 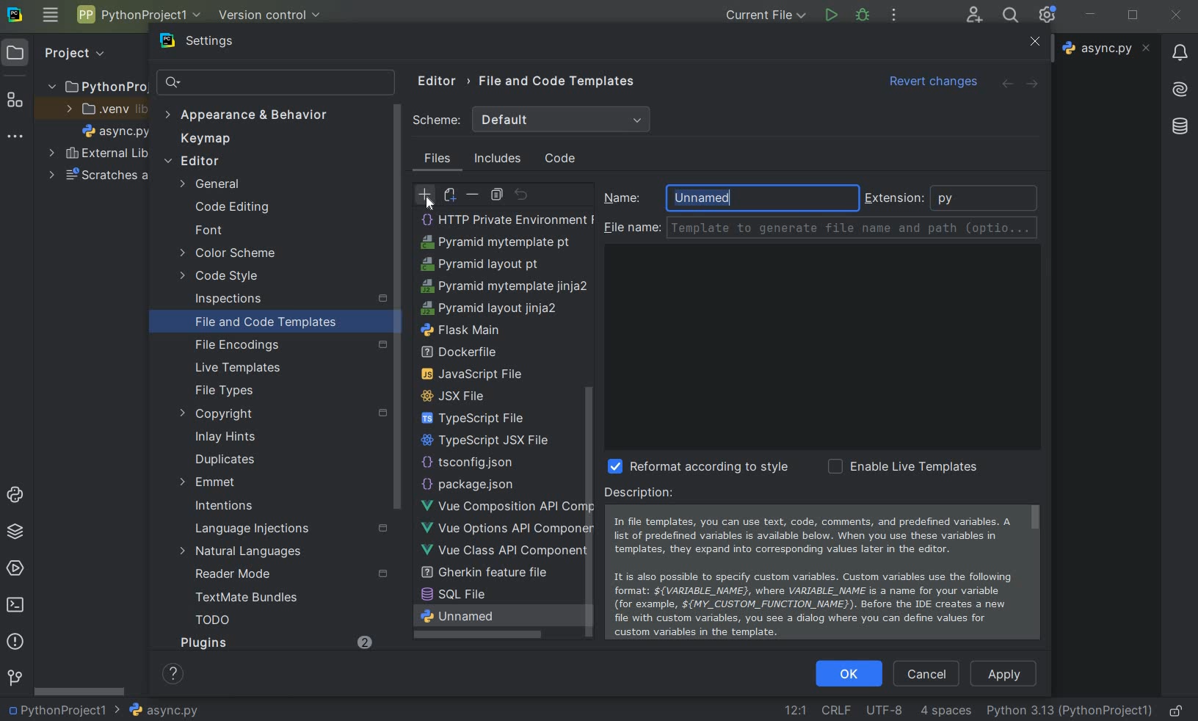 I want to click on file name, so click(x=1107, y=49).